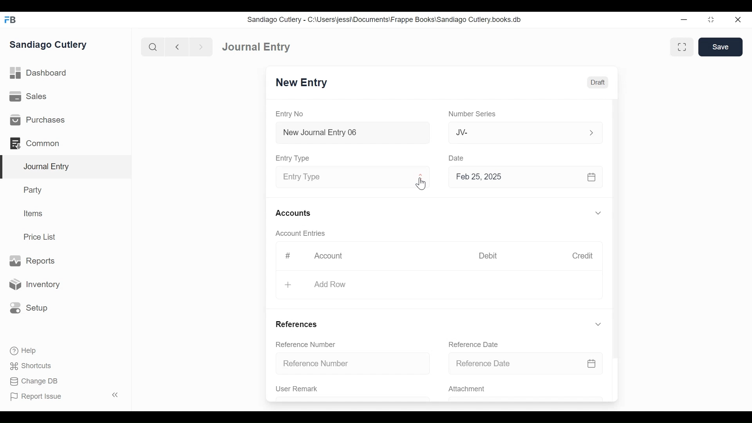 The width and height of the screenshot is (752, 423). What do you see at coordinates (739, 19) in the screenshot?
I see `Close` at bounding box center [739, 19].